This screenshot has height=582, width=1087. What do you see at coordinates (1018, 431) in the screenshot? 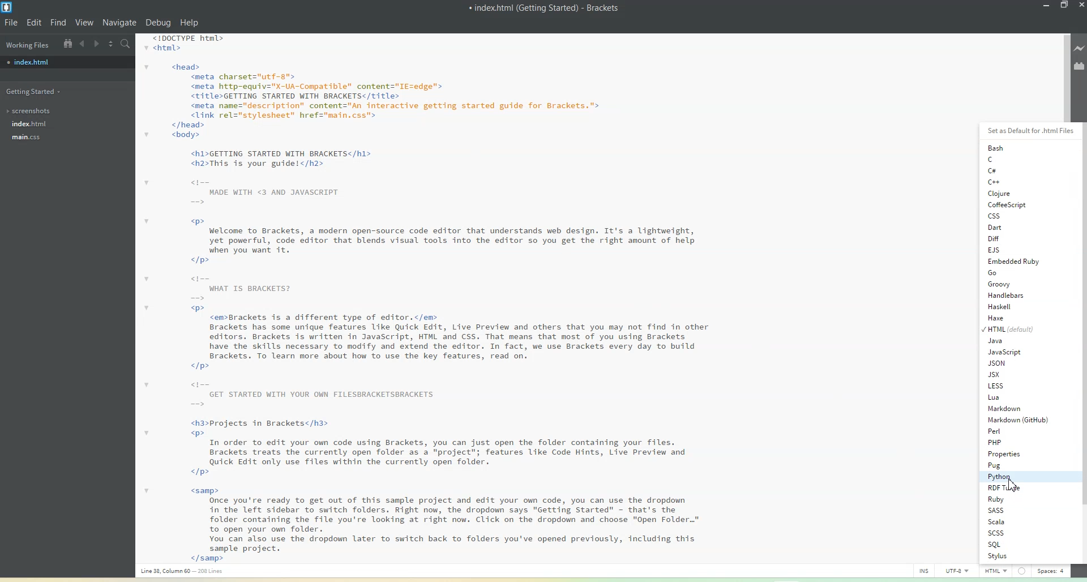
I see `Perl` at bounding box center [1018, 431].